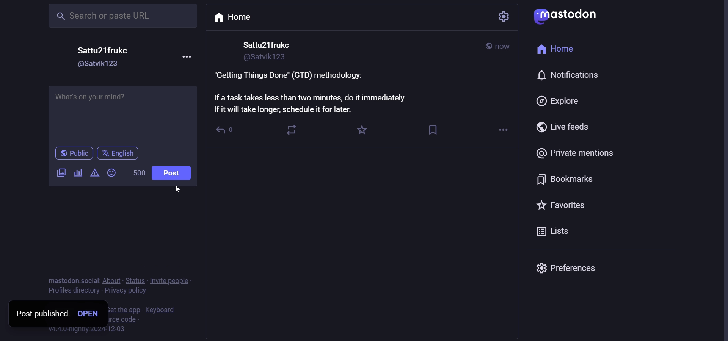 The width and height of the screenshot is (728, 341). Describe the element at coordinates (268, 44) in the screenshot. I see `name` at that location.